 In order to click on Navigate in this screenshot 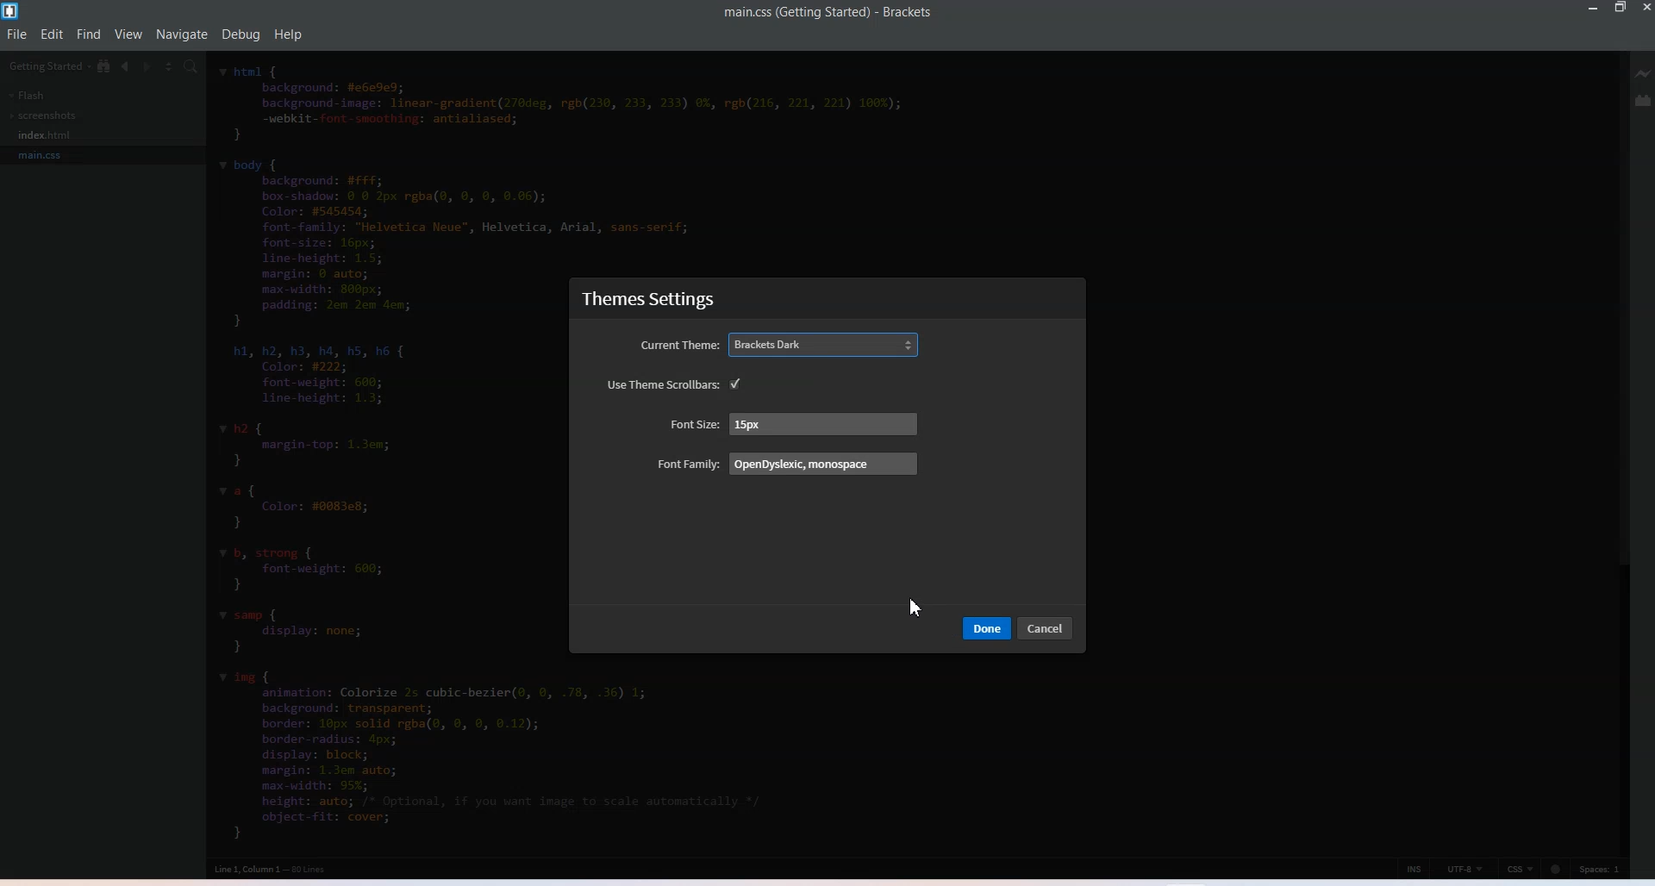, I will do `click(182, 34)`.